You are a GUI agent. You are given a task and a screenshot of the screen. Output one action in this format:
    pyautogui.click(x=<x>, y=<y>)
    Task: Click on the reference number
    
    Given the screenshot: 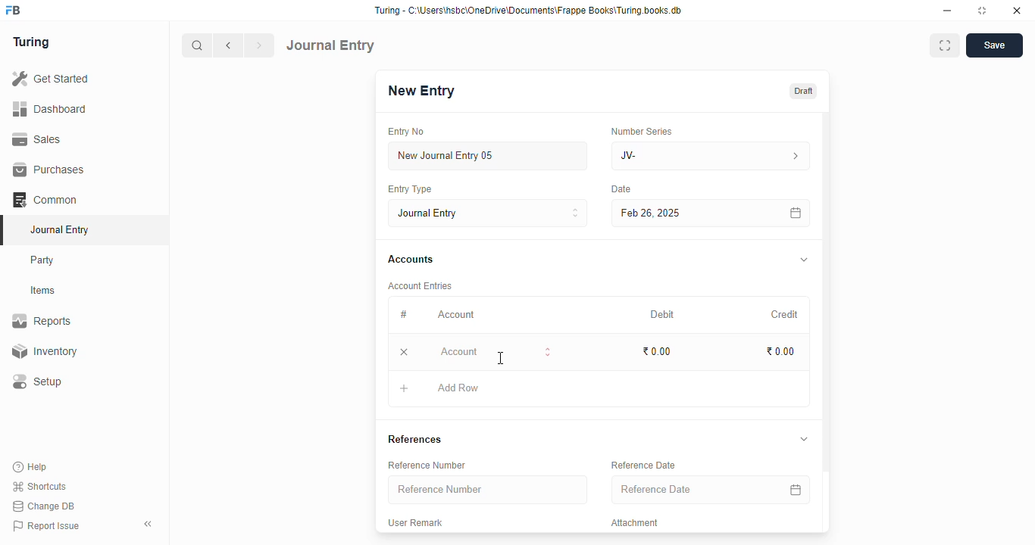 What is the action you would take?
    pyautogui.click(x=427, y=465)
    